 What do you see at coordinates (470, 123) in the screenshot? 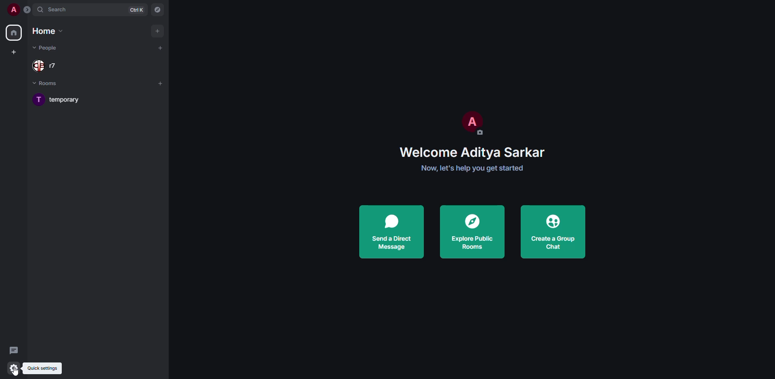
I see `profile pic` at bounding box center [470, 123].